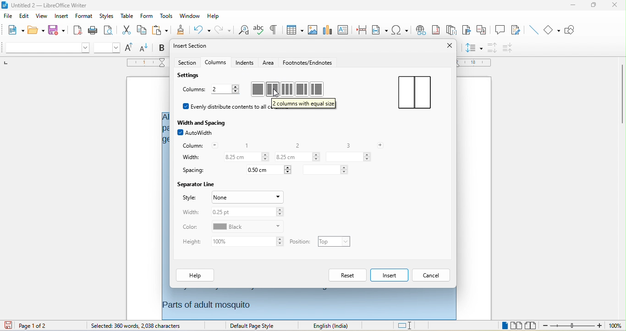  I want to click on table, so click(126, 16).